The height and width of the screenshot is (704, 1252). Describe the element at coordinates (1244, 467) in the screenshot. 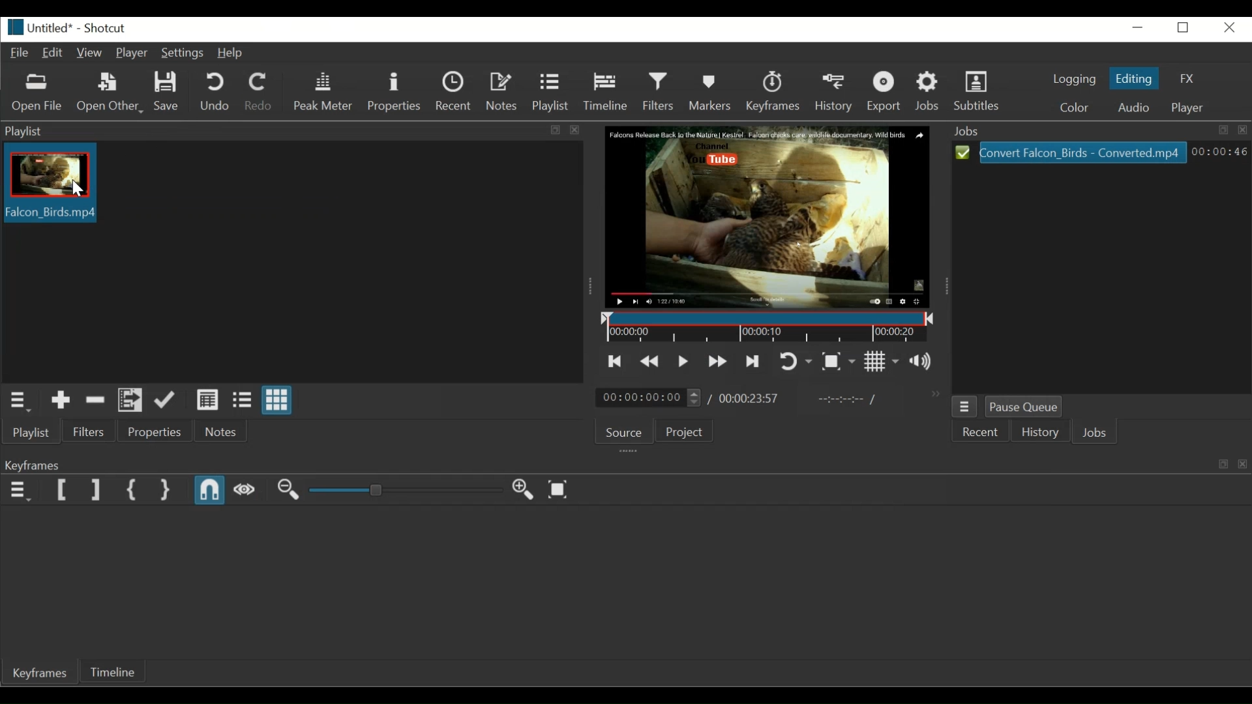

I see `close` at that location.